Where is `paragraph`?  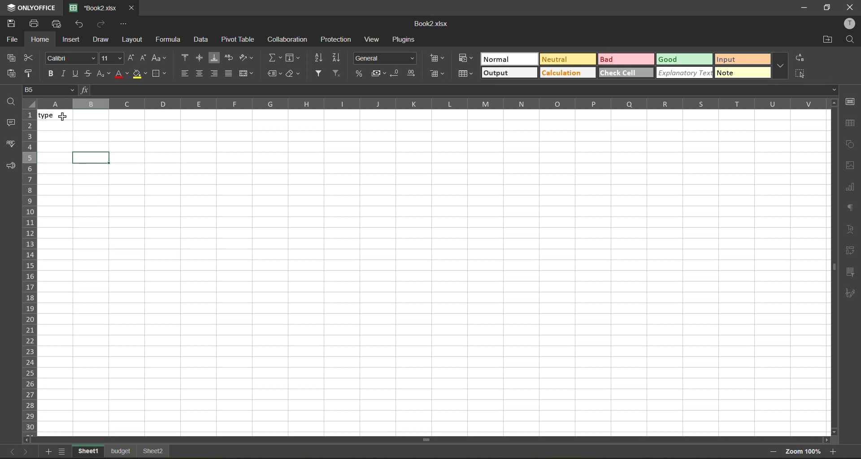
paragraph is located at coordinates (852, 209).